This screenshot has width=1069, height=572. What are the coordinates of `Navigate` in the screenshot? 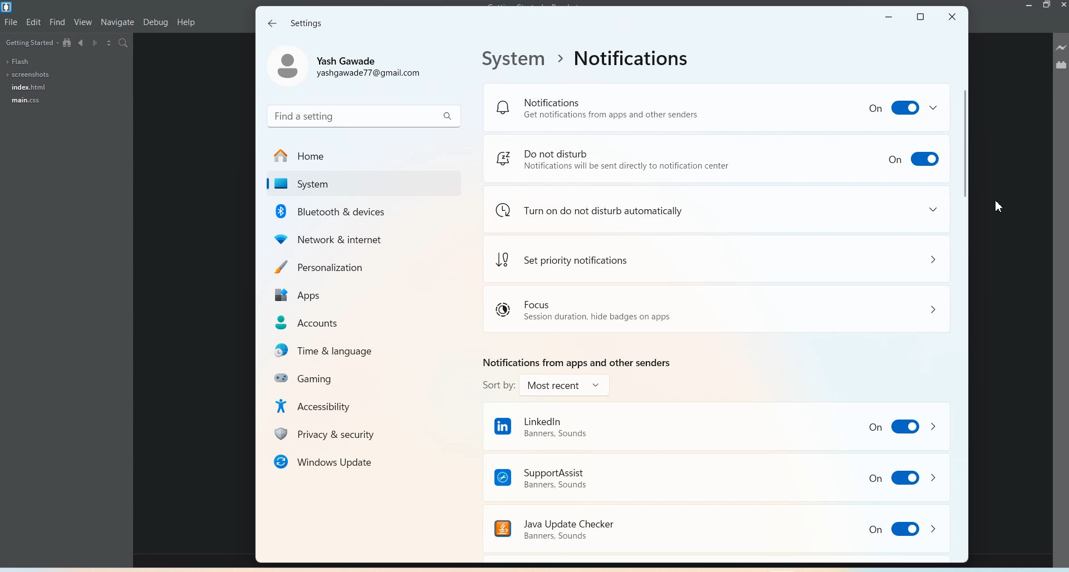 It's located at (117, 22).